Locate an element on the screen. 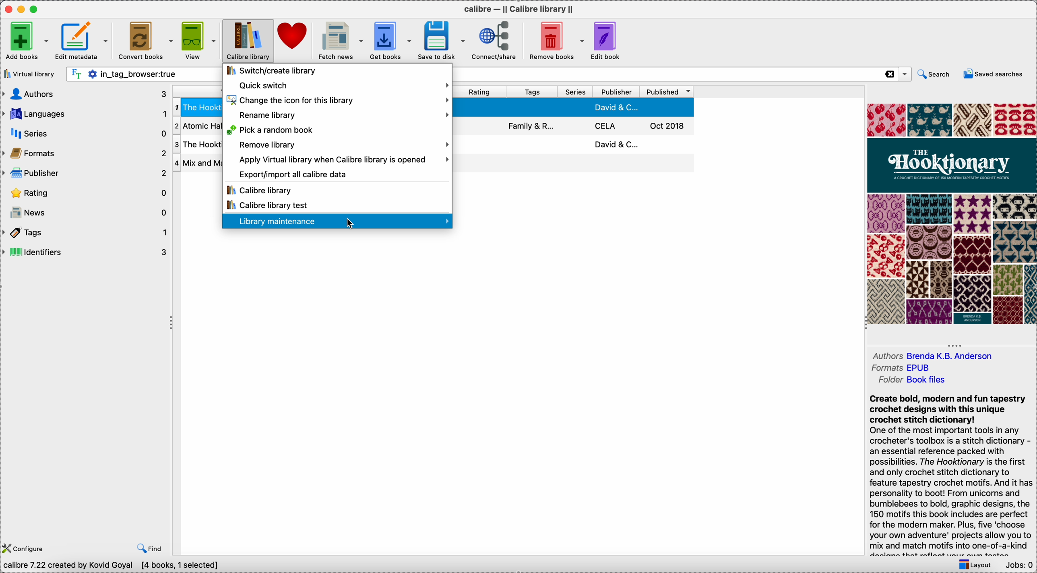  view is located at coordinates (199, 41).